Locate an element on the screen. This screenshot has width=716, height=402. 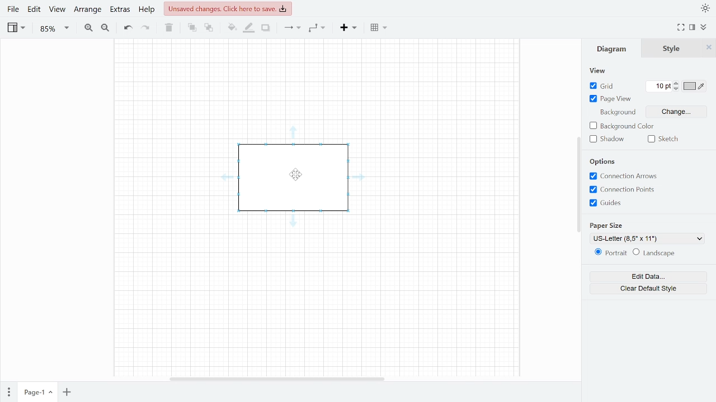
Grid color is located at coordinates (694, 85).